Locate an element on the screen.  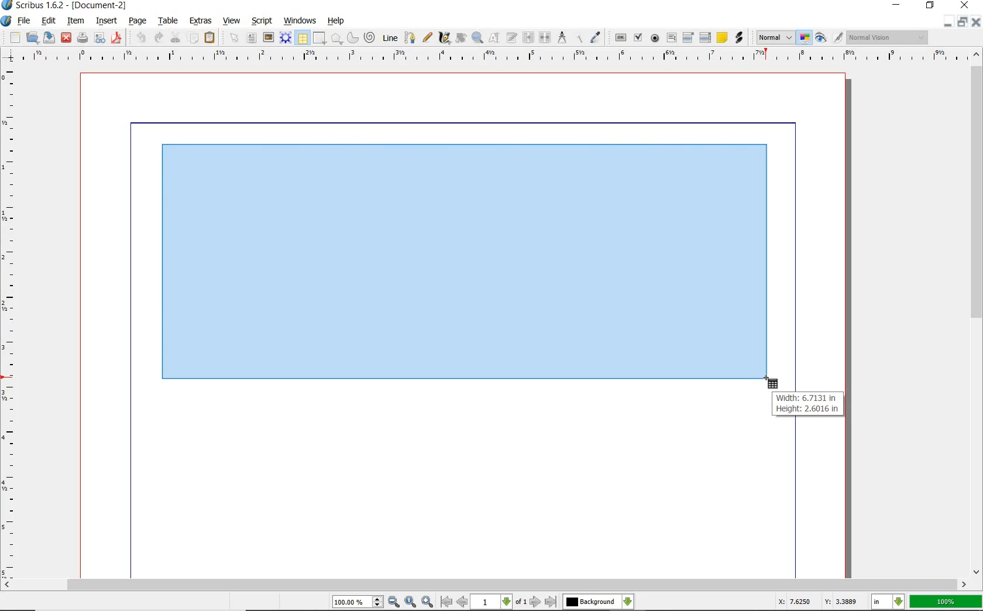
restore is located at coordinates (930, 6).